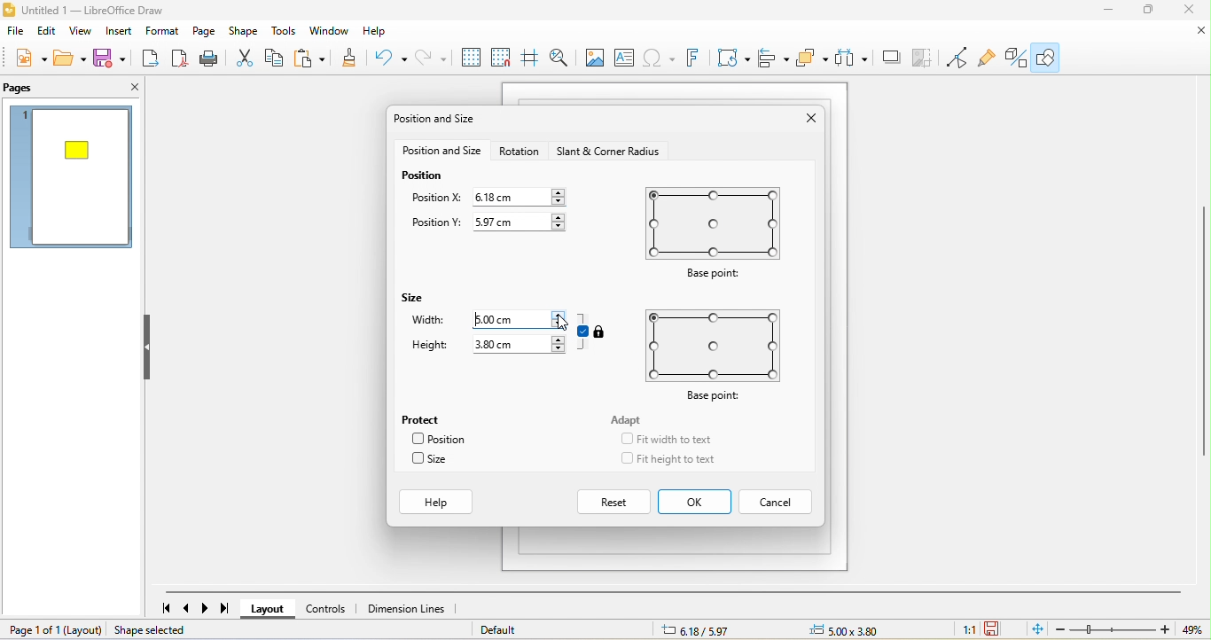  Describe the element at coordinates (969, 631) in the screenshot. I see `1:1` at that location.